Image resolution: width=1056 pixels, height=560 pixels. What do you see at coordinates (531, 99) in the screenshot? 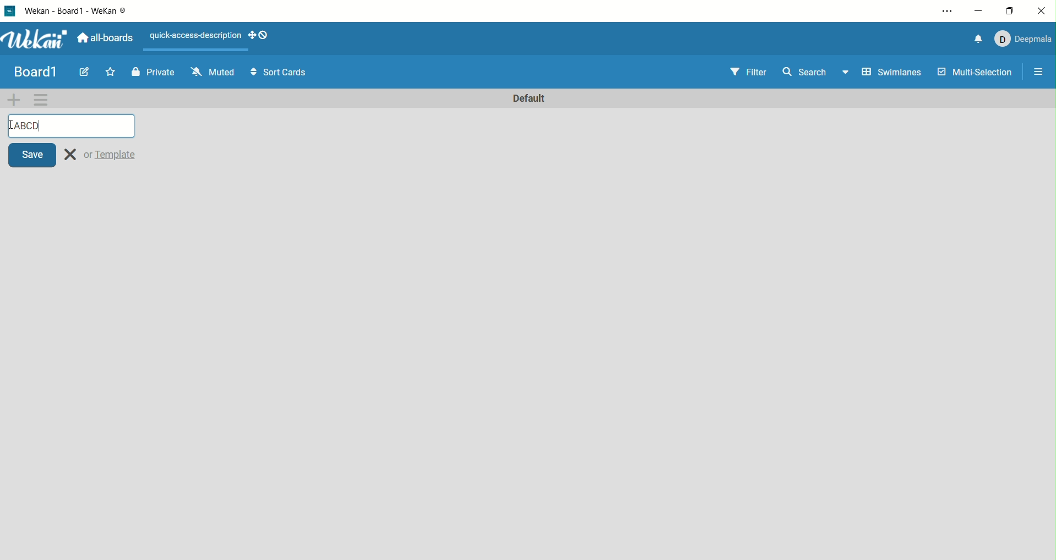
I see `default` at bounding box center [531, 99].